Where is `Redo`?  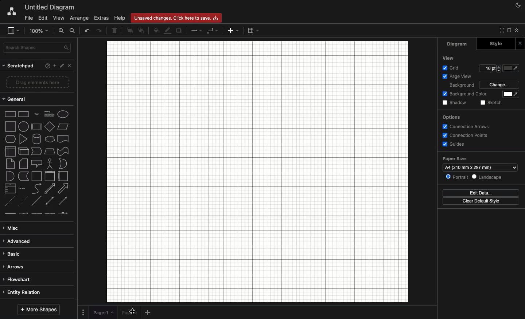
Redo is located at coordinates (98, 31).